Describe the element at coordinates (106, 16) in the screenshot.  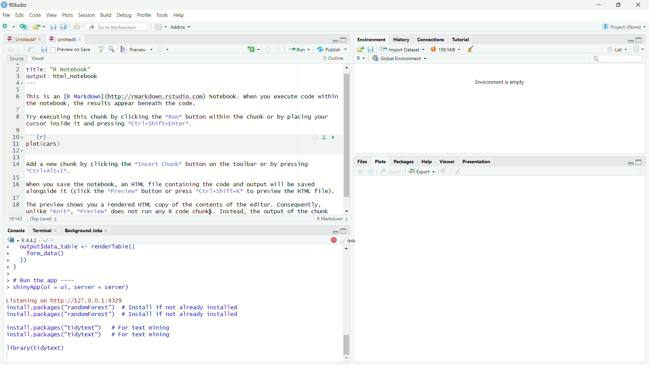
I see `Build` at that location.